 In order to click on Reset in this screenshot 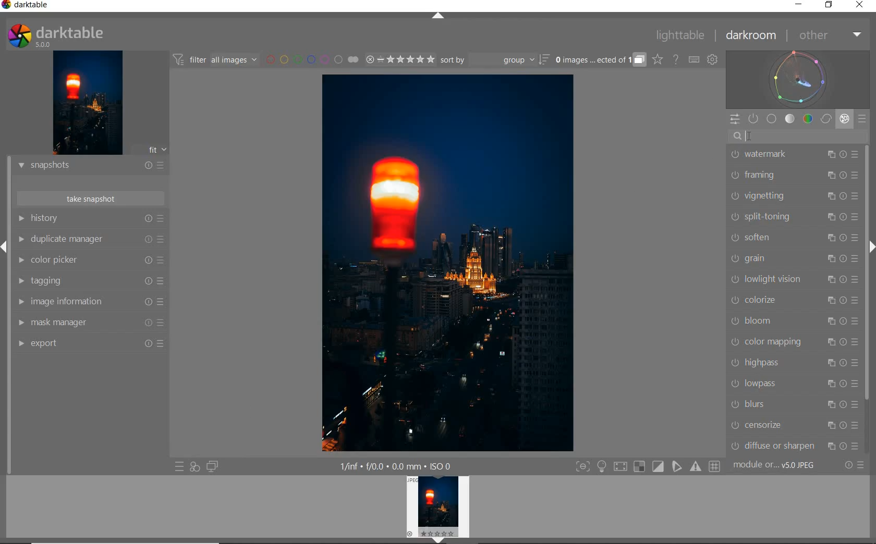, I will do `click(844, 174)`.